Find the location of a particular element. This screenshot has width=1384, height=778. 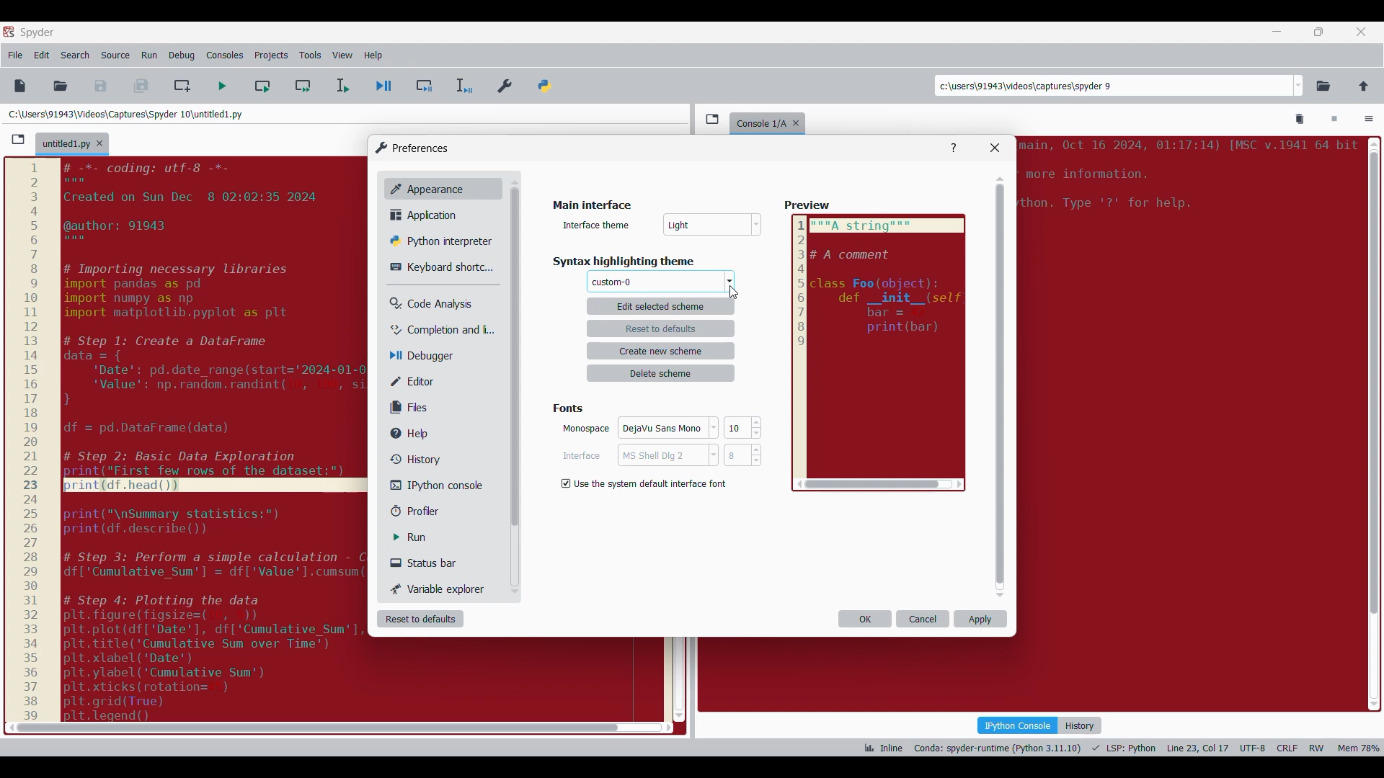

reset to defaults is located at coordinates (661, 328).